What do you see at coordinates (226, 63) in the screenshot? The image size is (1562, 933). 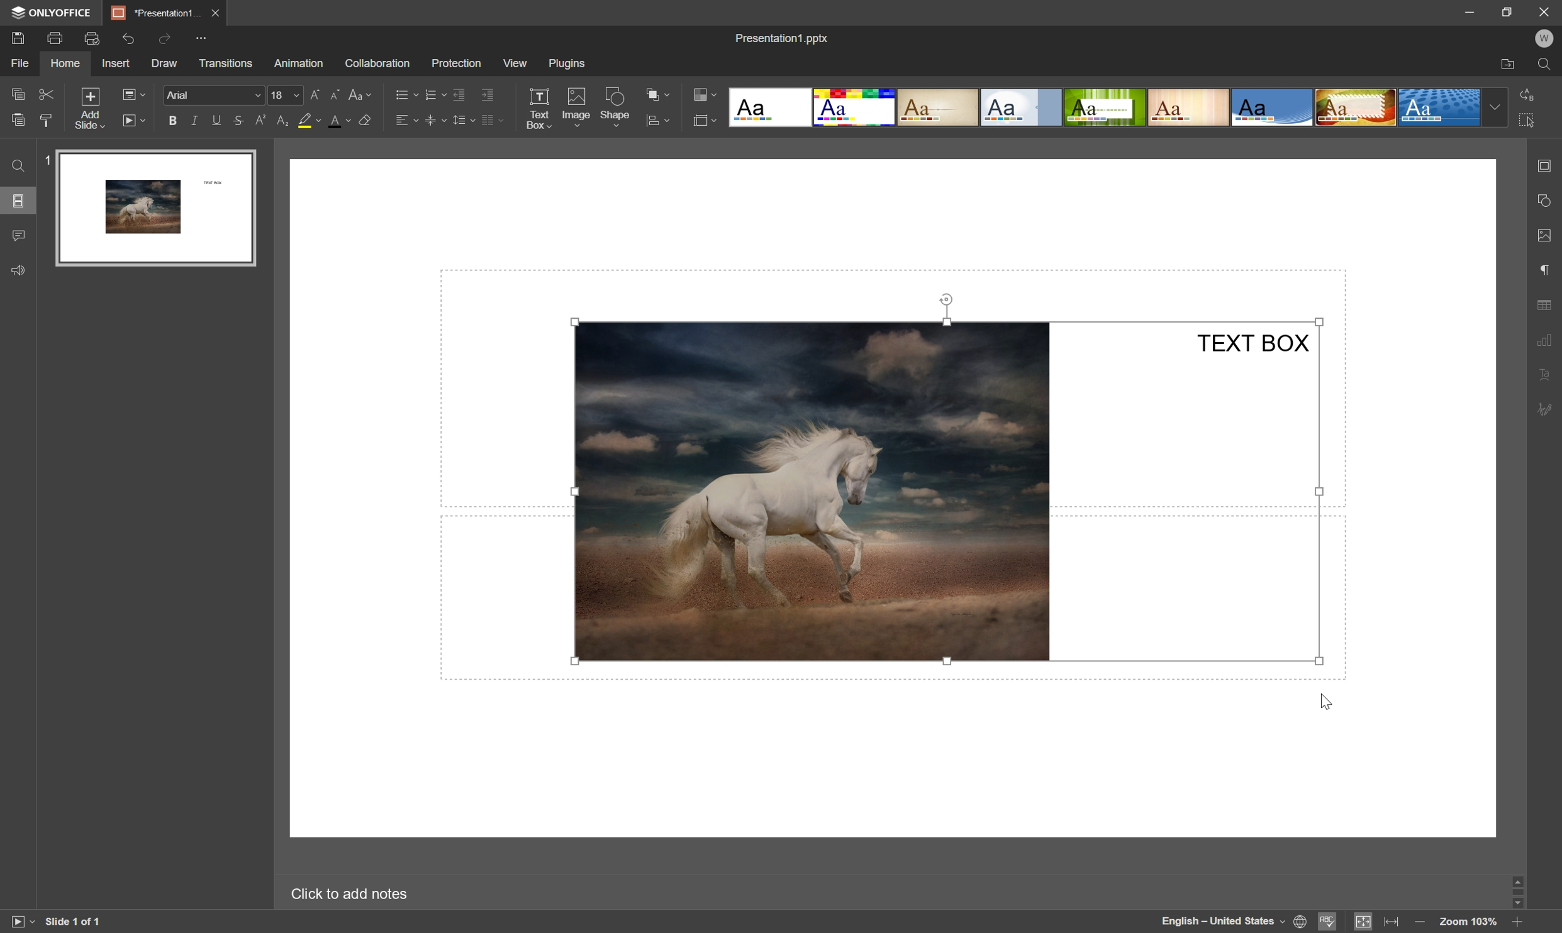 I see `transitions` at bounding box center [226, 63].